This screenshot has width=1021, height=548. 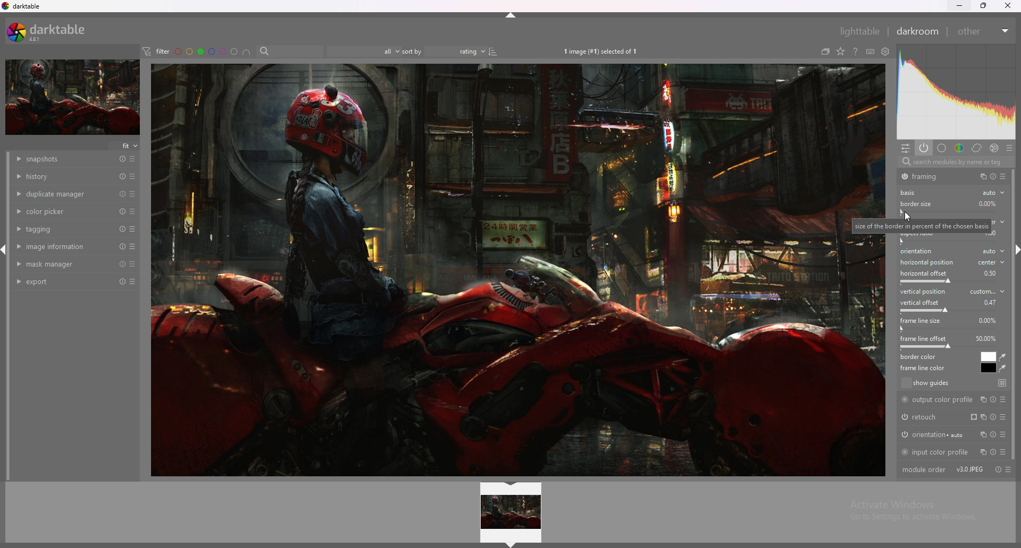 What do you see at coordinates (123, 212) in the screenshot?
I see `reset` at bounding box center [123, 212].